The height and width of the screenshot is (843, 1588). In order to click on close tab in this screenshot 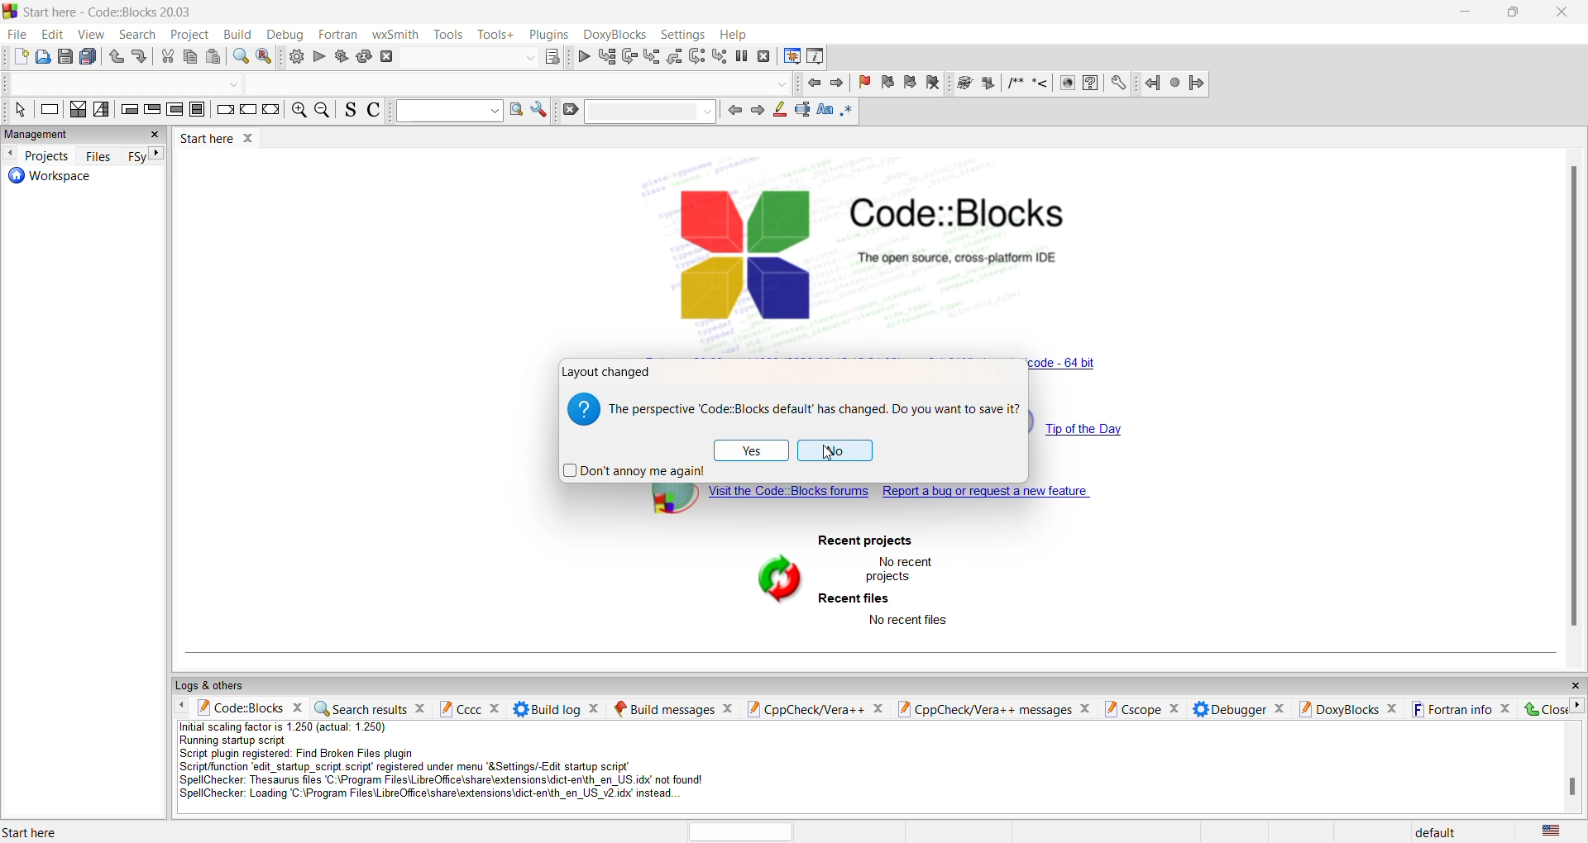, I will do `click(251, 136)`.